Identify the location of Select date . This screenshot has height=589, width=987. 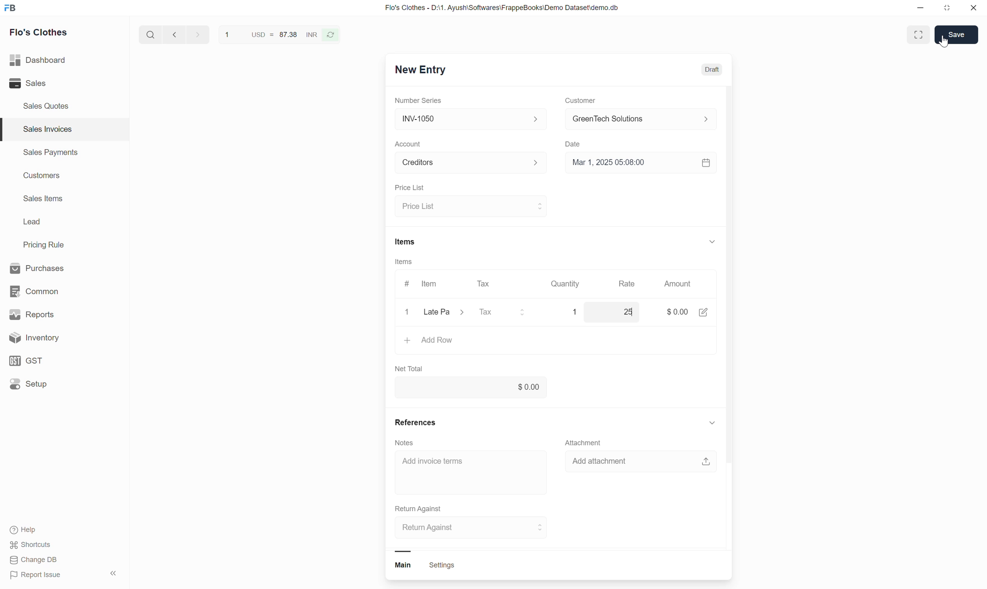
(641, 166).